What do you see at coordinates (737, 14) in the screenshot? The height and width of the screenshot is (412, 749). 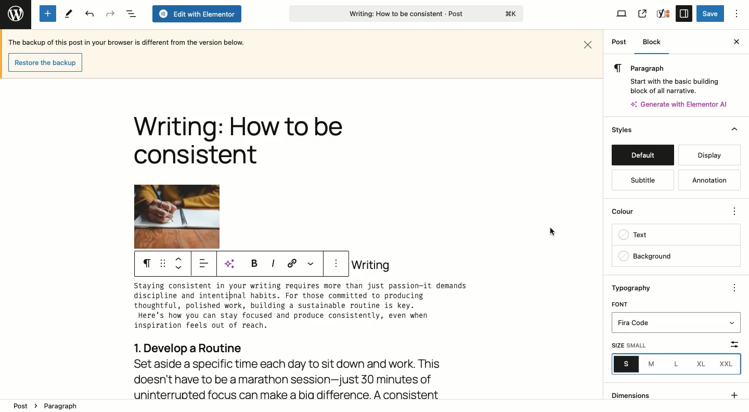 I see `Options` at bounding box center [737, 14].